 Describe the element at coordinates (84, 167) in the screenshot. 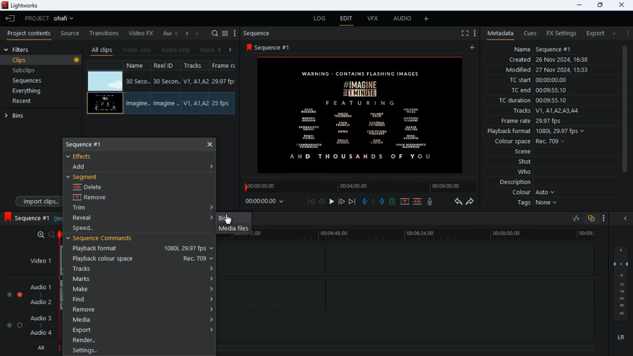

I see `add` at that location.